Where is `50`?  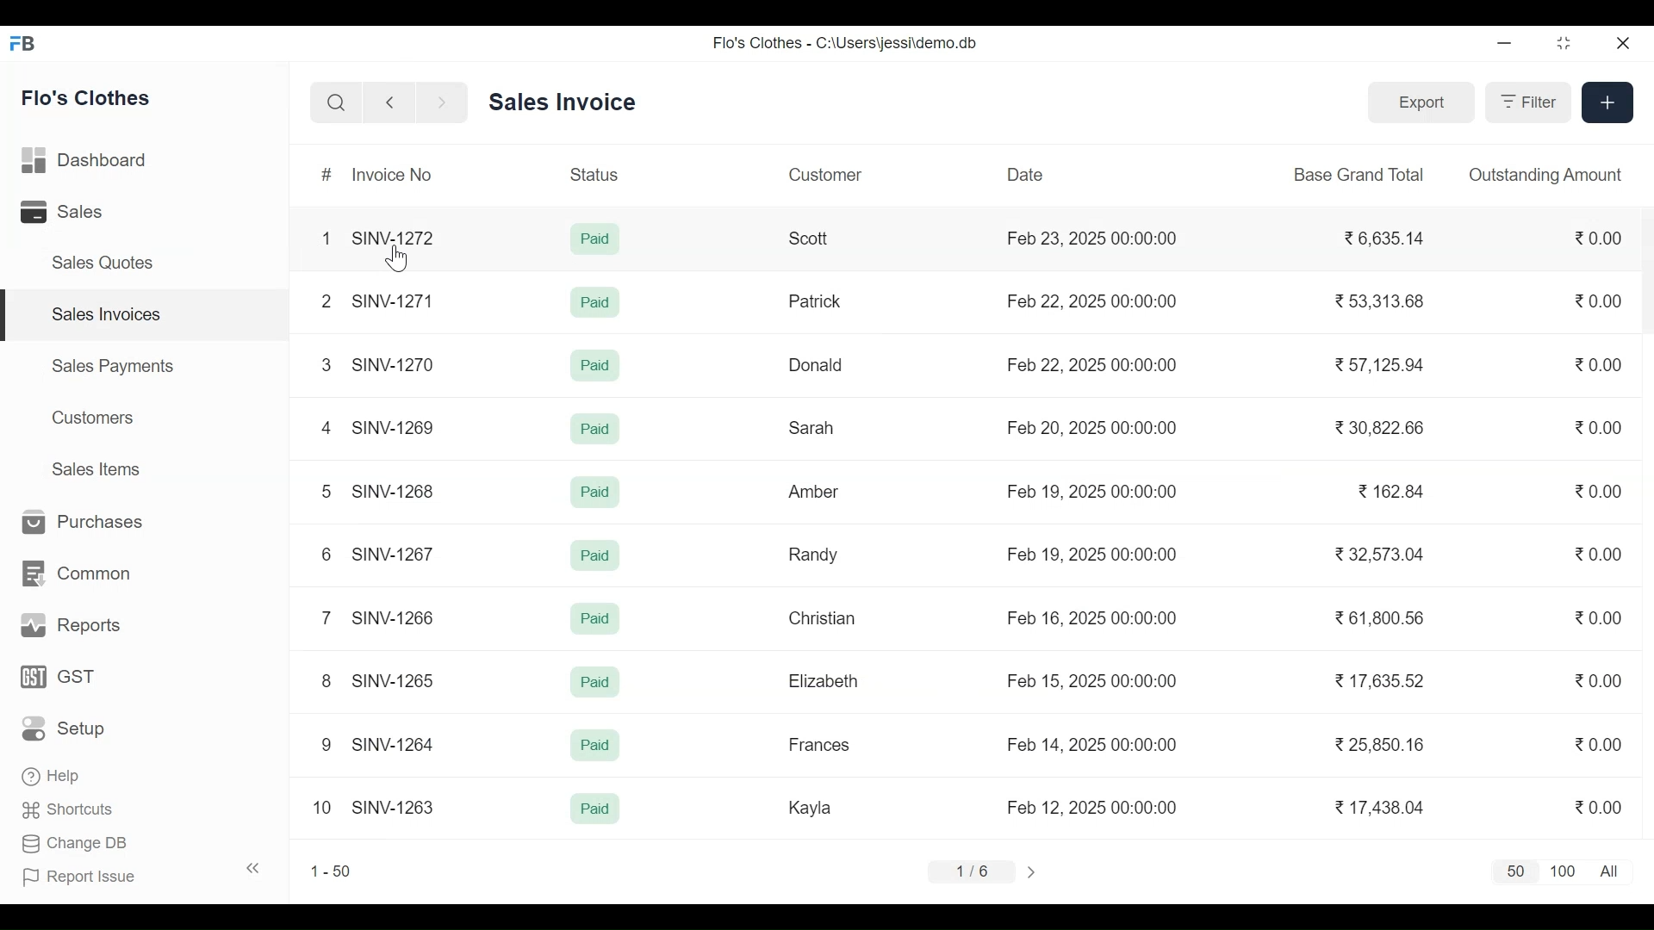 50 is located at coordinates (1516, 871).